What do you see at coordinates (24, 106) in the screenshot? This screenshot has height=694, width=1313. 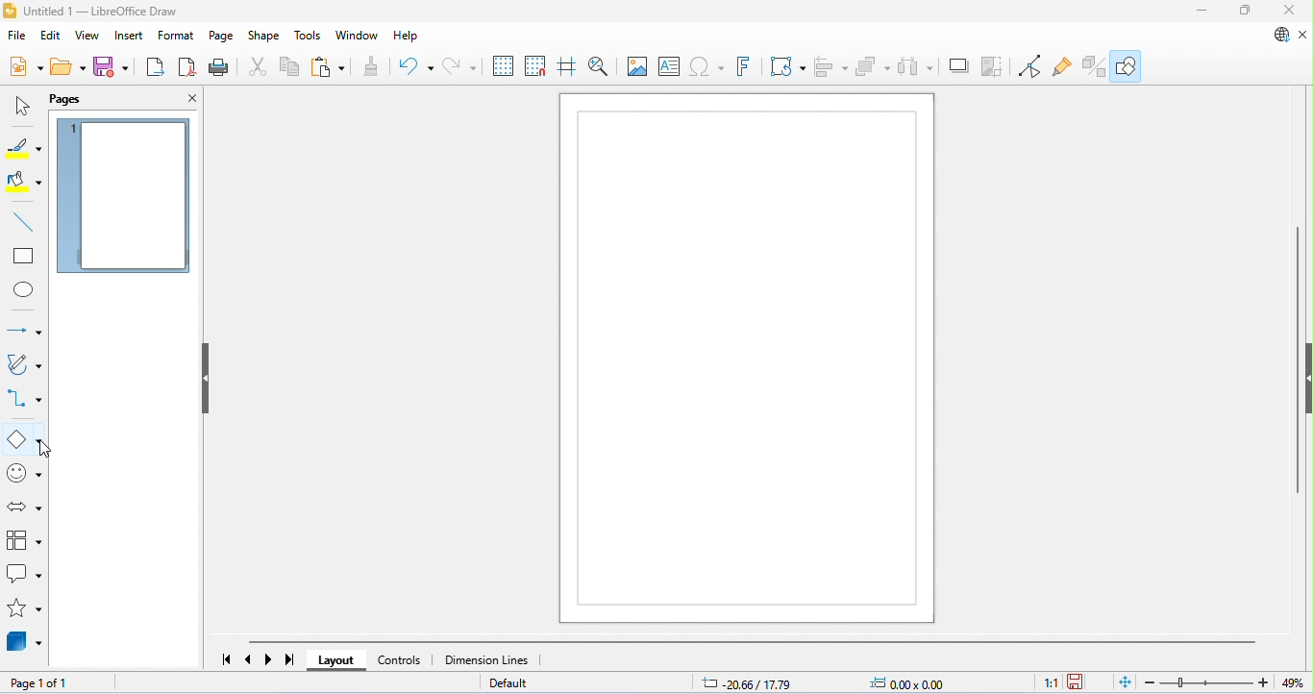 I see `select` at bounding box center [24, 106].